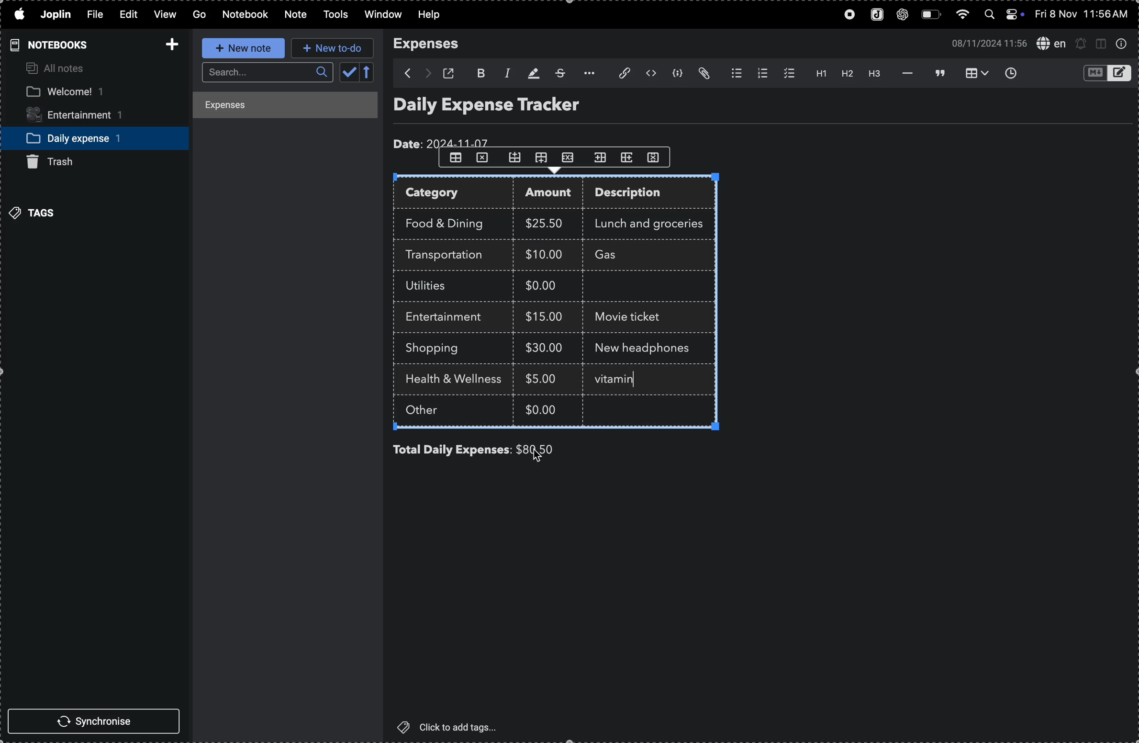 The height and width of the screenshot is (743, 1139). What do you see at coordinates (439, 349) in the screenshot?
I see `shopping` at bounding box center [439, 349].